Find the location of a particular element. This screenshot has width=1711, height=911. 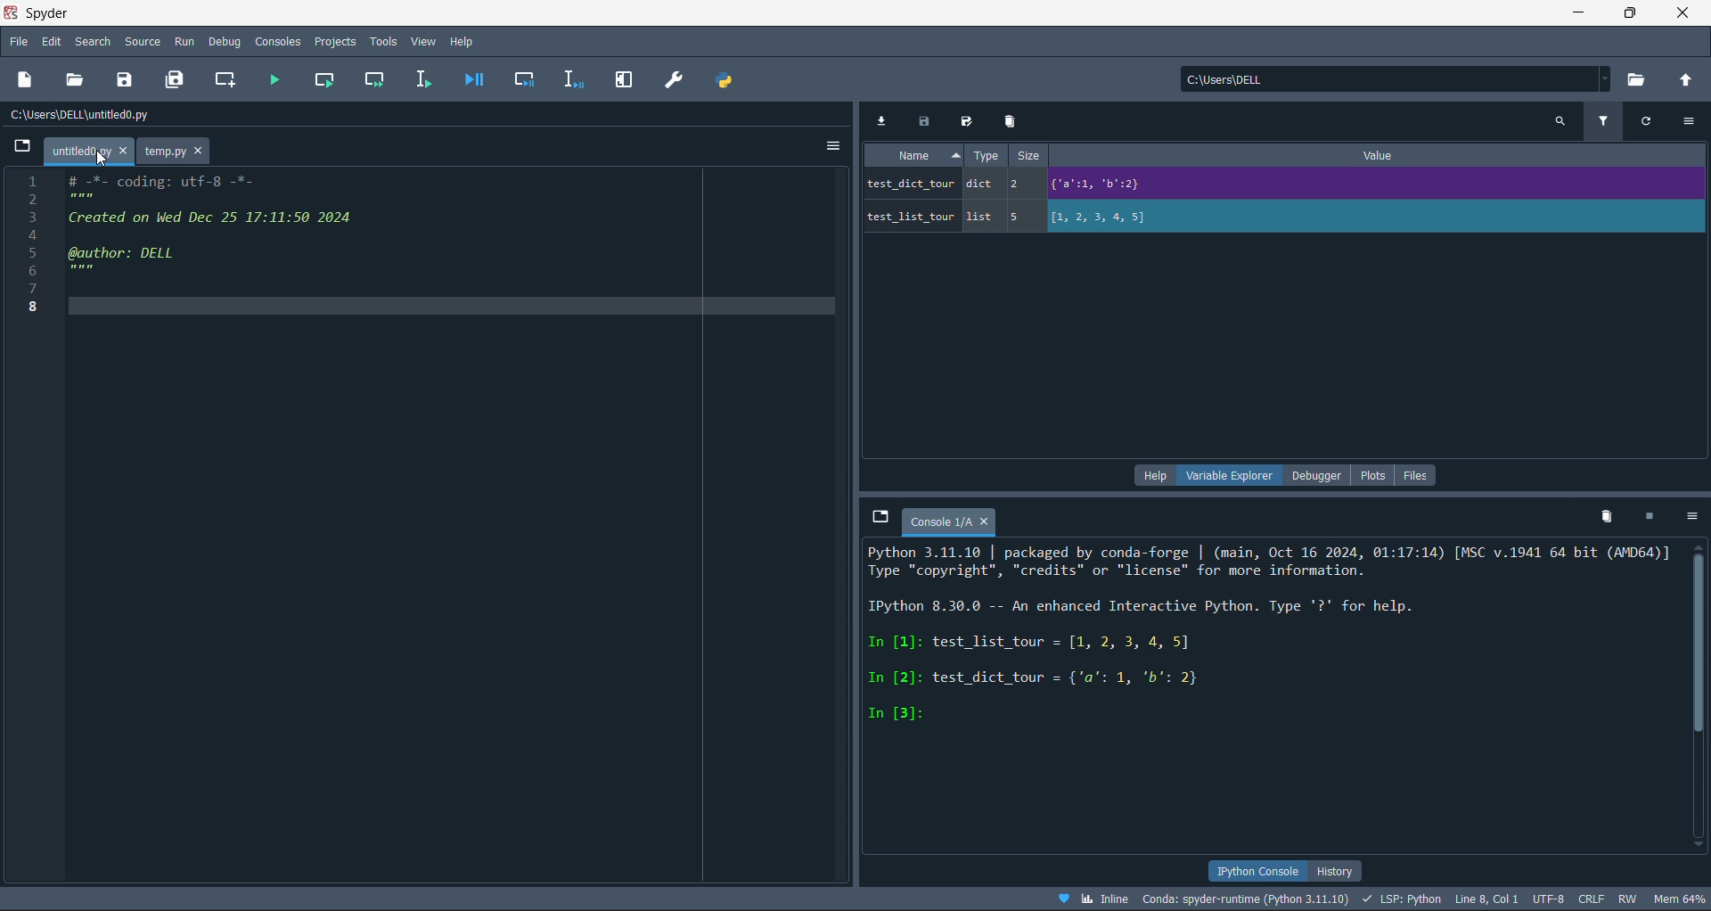

search is located at coordinates (91, 42).